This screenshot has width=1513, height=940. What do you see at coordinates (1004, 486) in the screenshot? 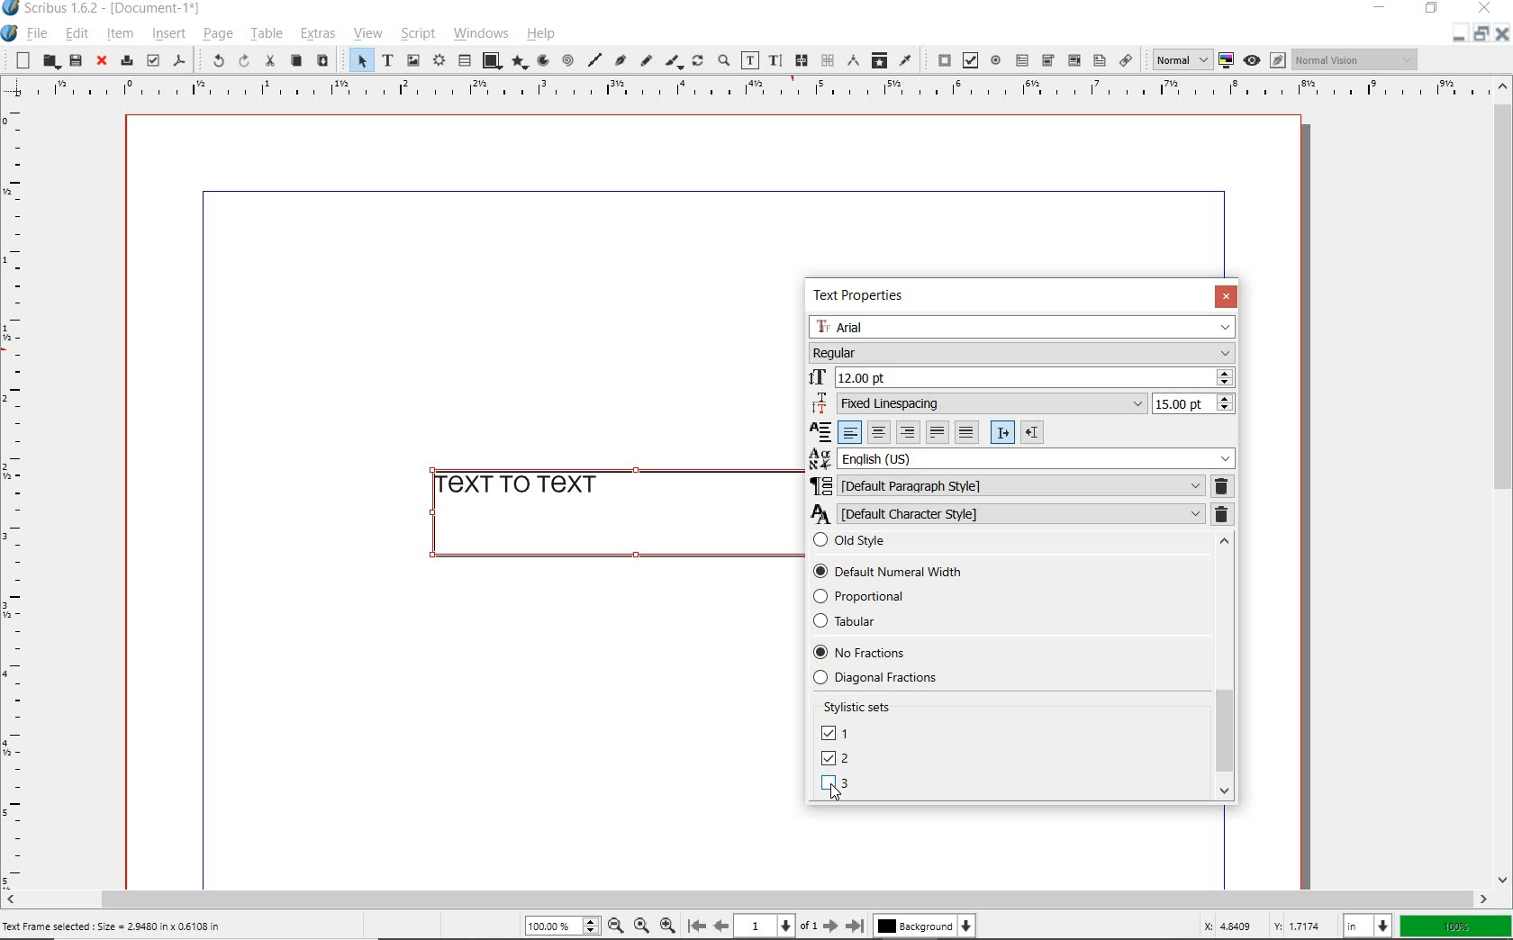
I see `DEFAULT PARAGRAPH STYLE` at bounding box center [1004, 486].